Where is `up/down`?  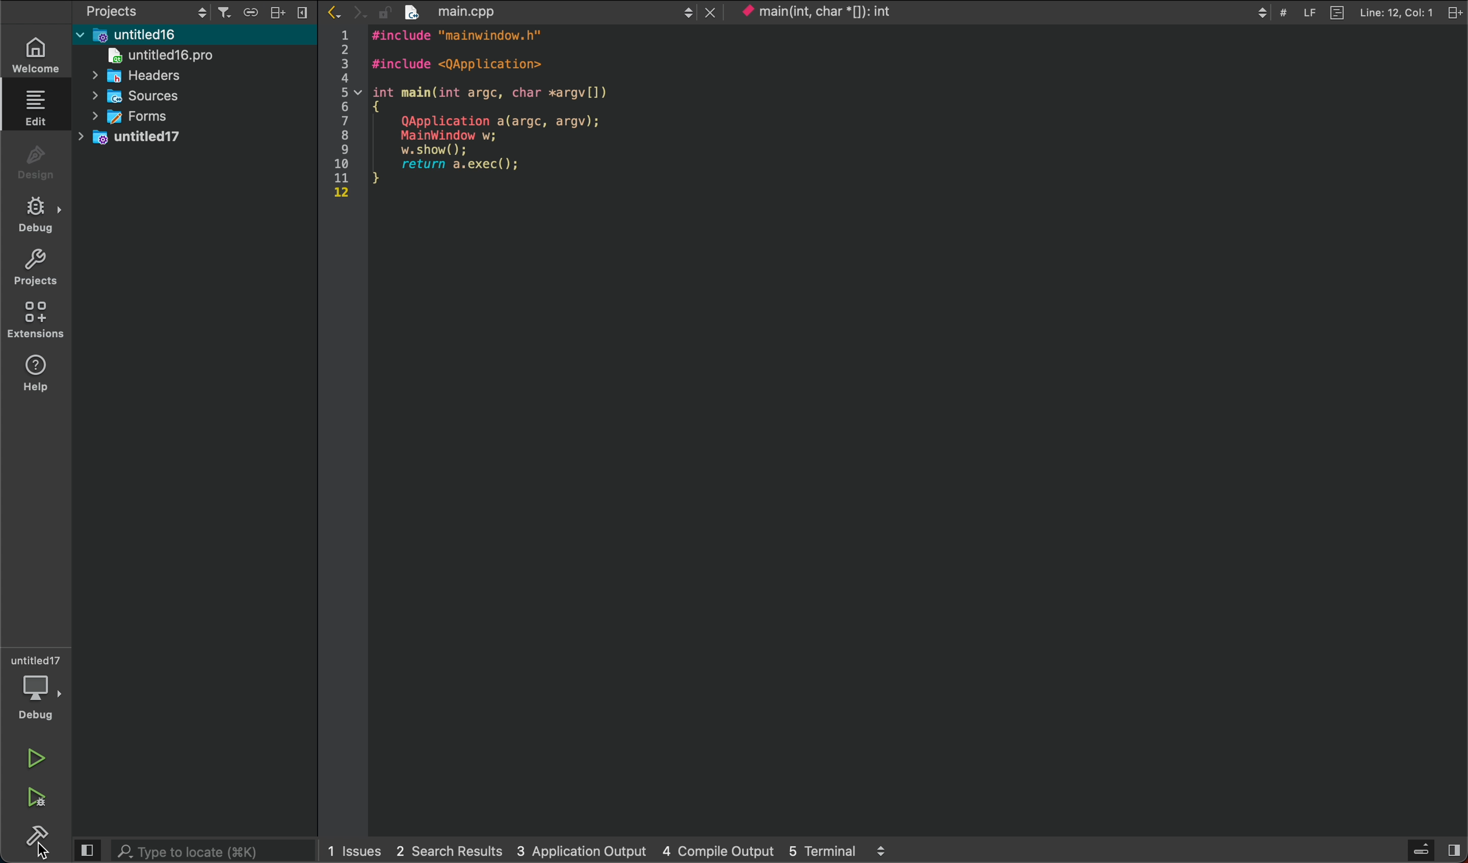 up/down is located at coordinates (685, 12).